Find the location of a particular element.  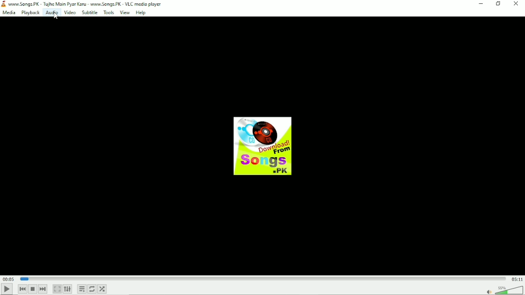

Video is located at coordinates (69, 12).